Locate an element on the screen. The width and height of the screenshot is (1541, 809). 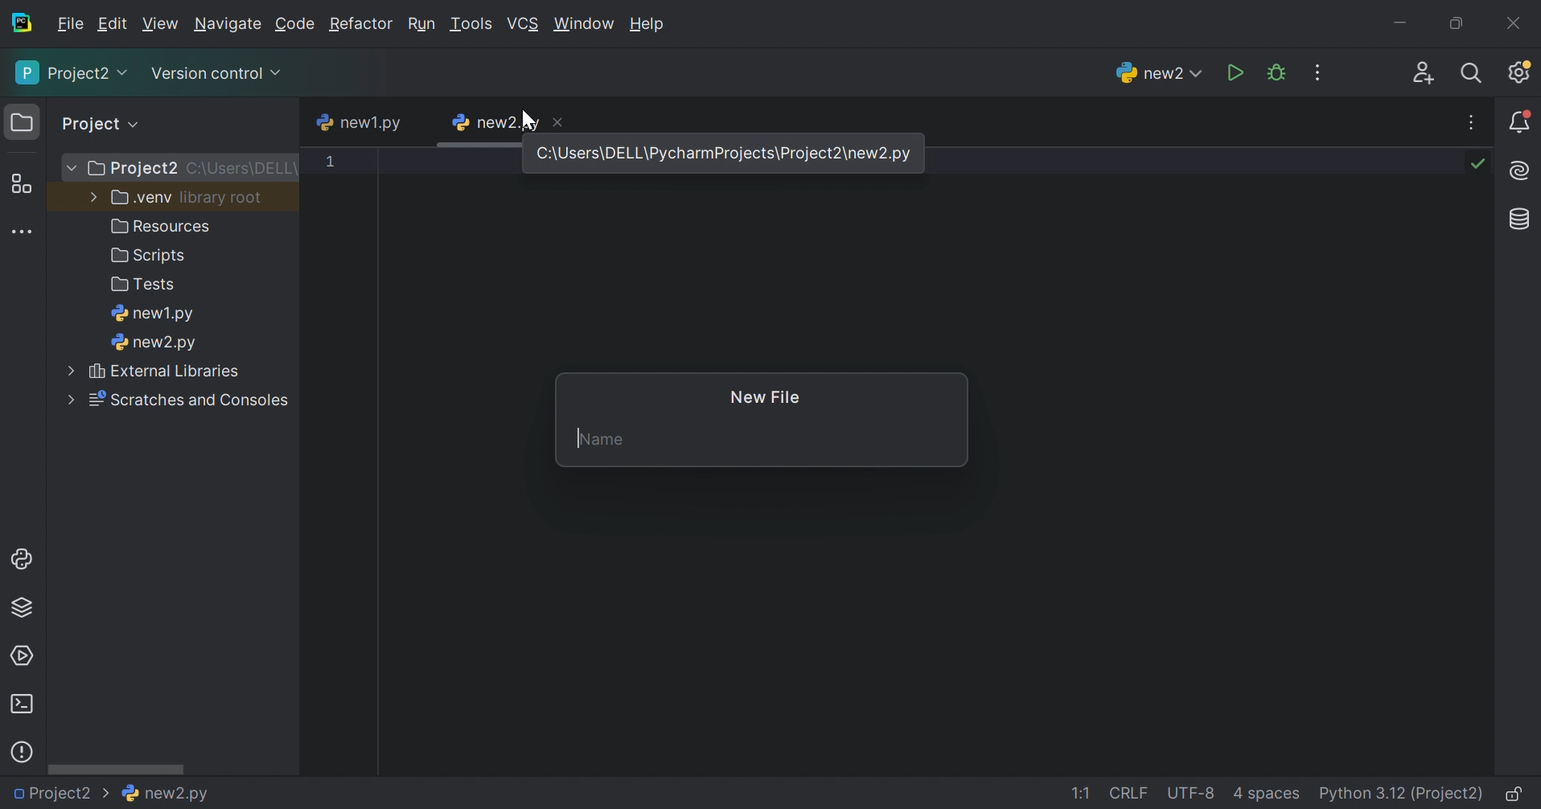
Tests is located at coordinates (146, 285).